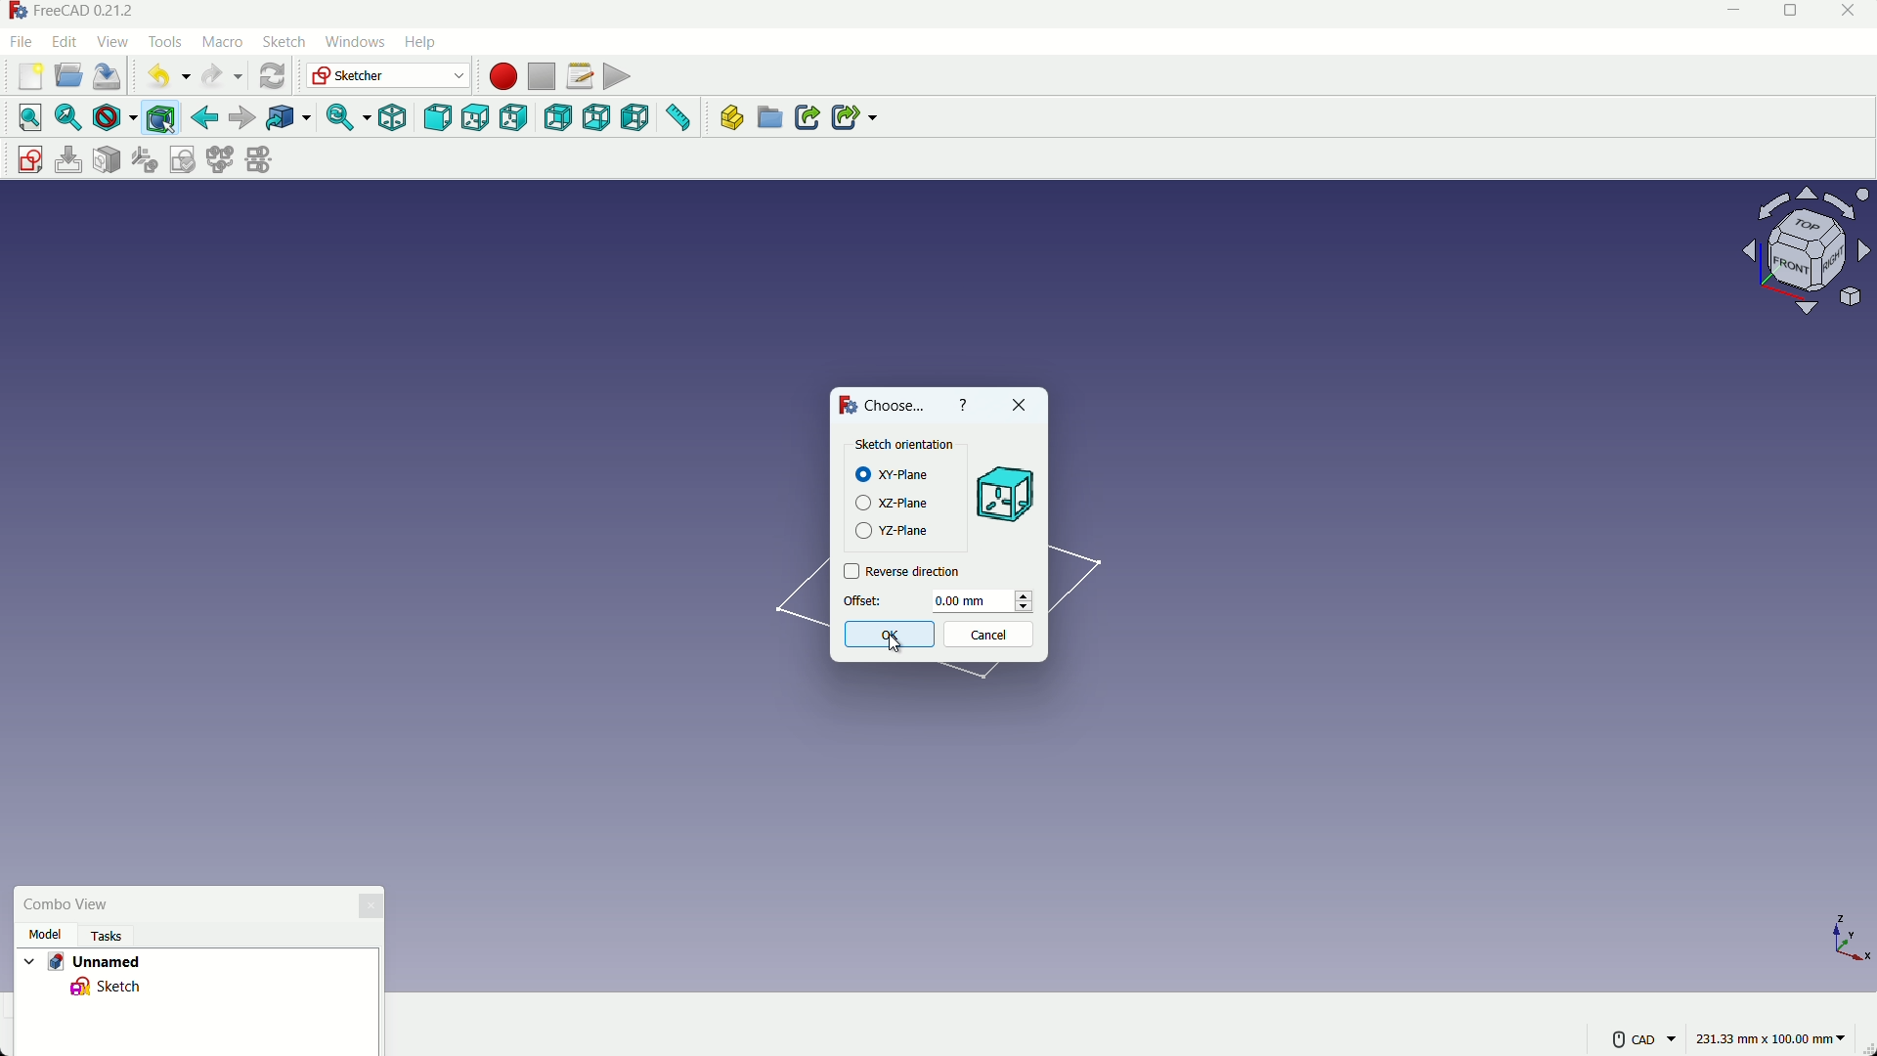 Image resolution: width=1877 pixels, height=1056 pixels. What do you see at coordinates (65, 77) in the screenshot?
I see `open file` at bounding box center [65, 77].